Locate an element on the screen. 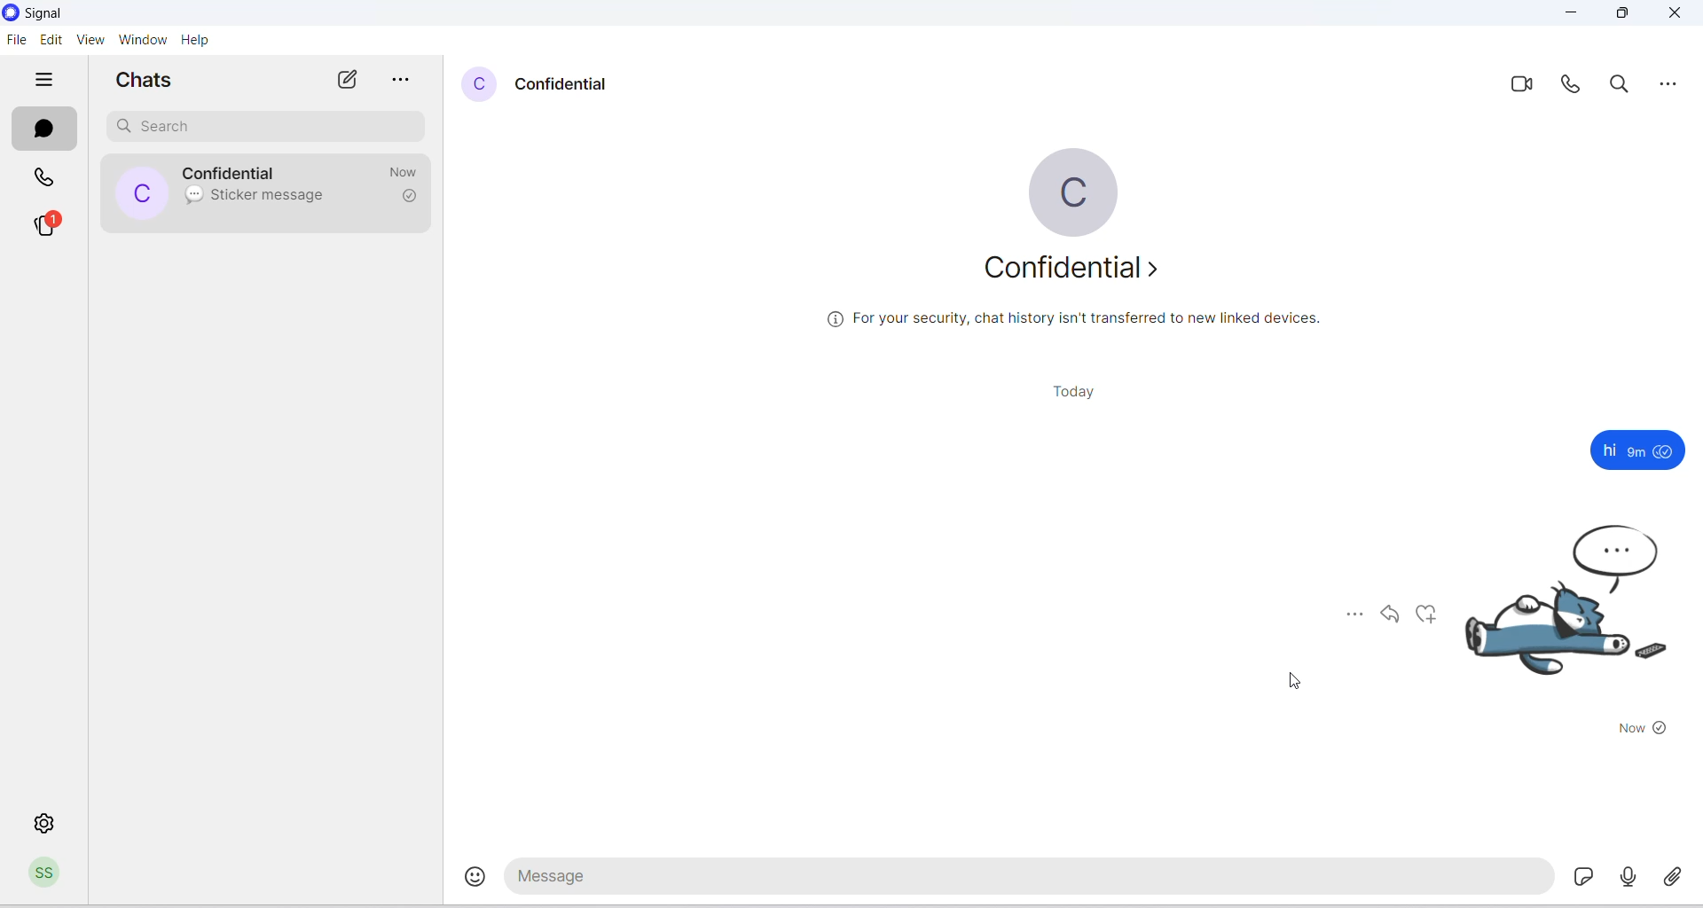 The width and height of the screenshot is (1703, 908). file is located at coordinates (16, 44).